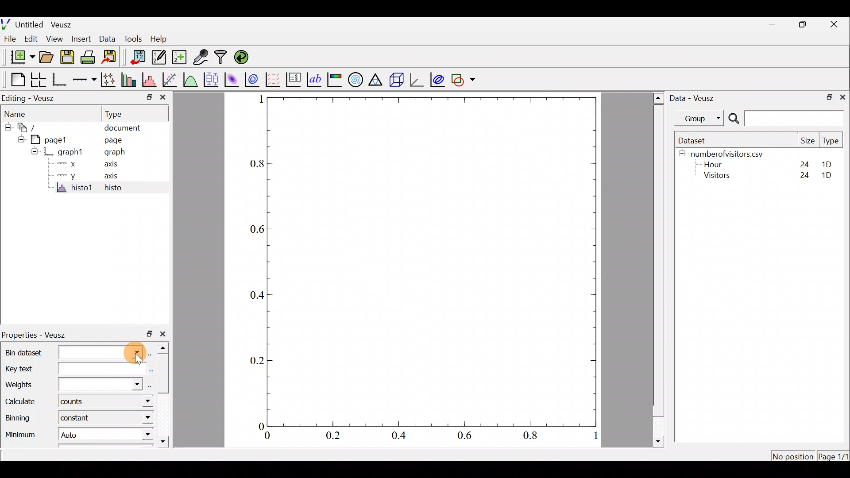 Image resolution: width=850 pixels, height=478 pixels. I want to click on 0.6, so click(257, 230).